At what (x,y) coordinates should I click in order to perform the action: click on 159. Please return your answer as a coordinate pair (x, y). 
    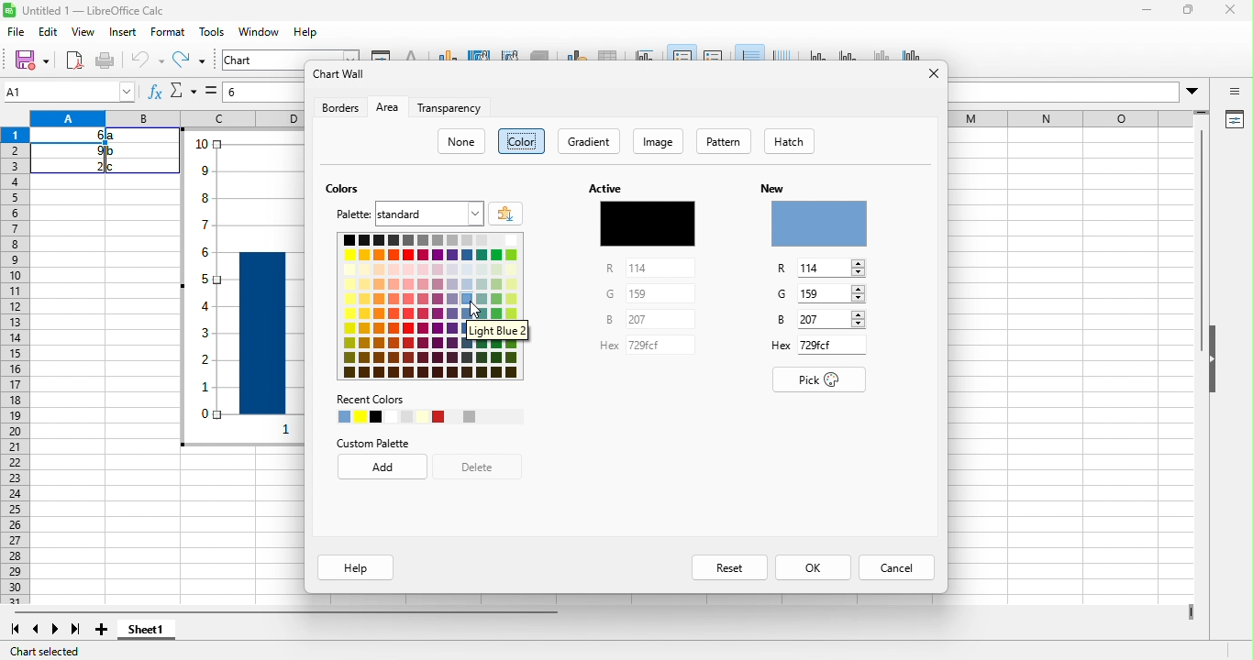
    Looking at the image, I should click on (634, 293).